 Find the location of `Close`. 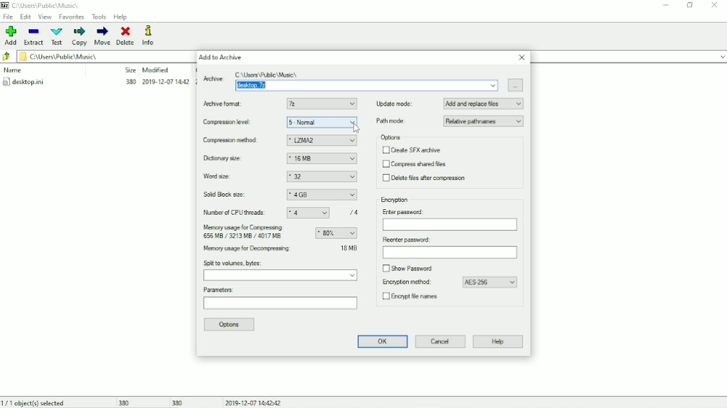

Close is located at coordinates (716, 6).